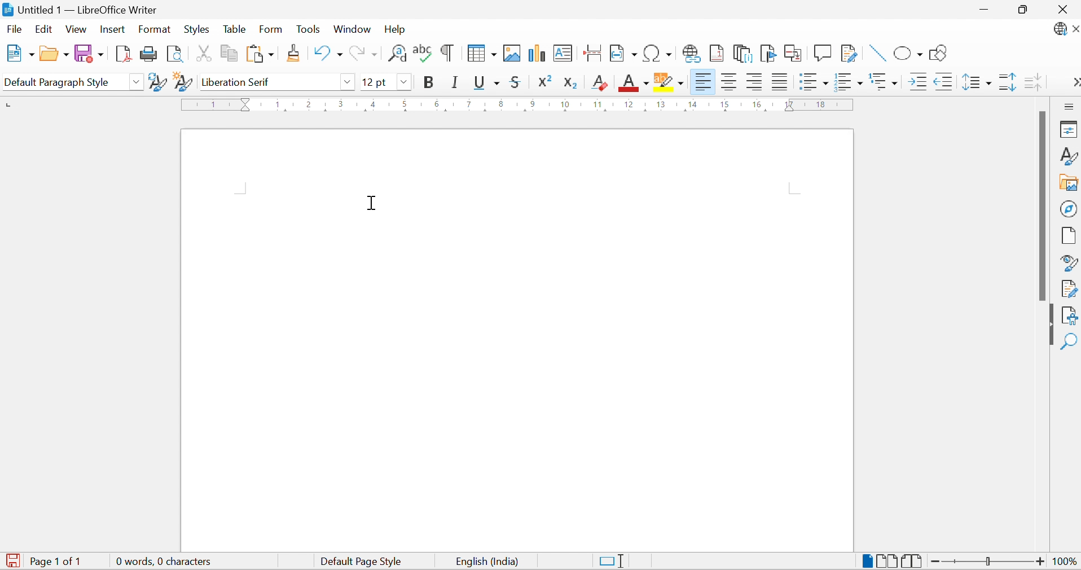 Image resolution: width=1081 pixels, height=570 pixels. What do you see at coordinates (725, 104) in the screenshot?
I see `15` at bounding box center [725, 104].